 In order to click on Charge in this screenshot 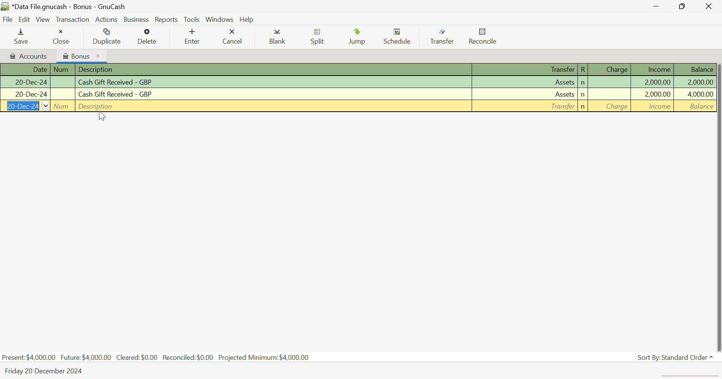, I will do `click(610, 107)`.